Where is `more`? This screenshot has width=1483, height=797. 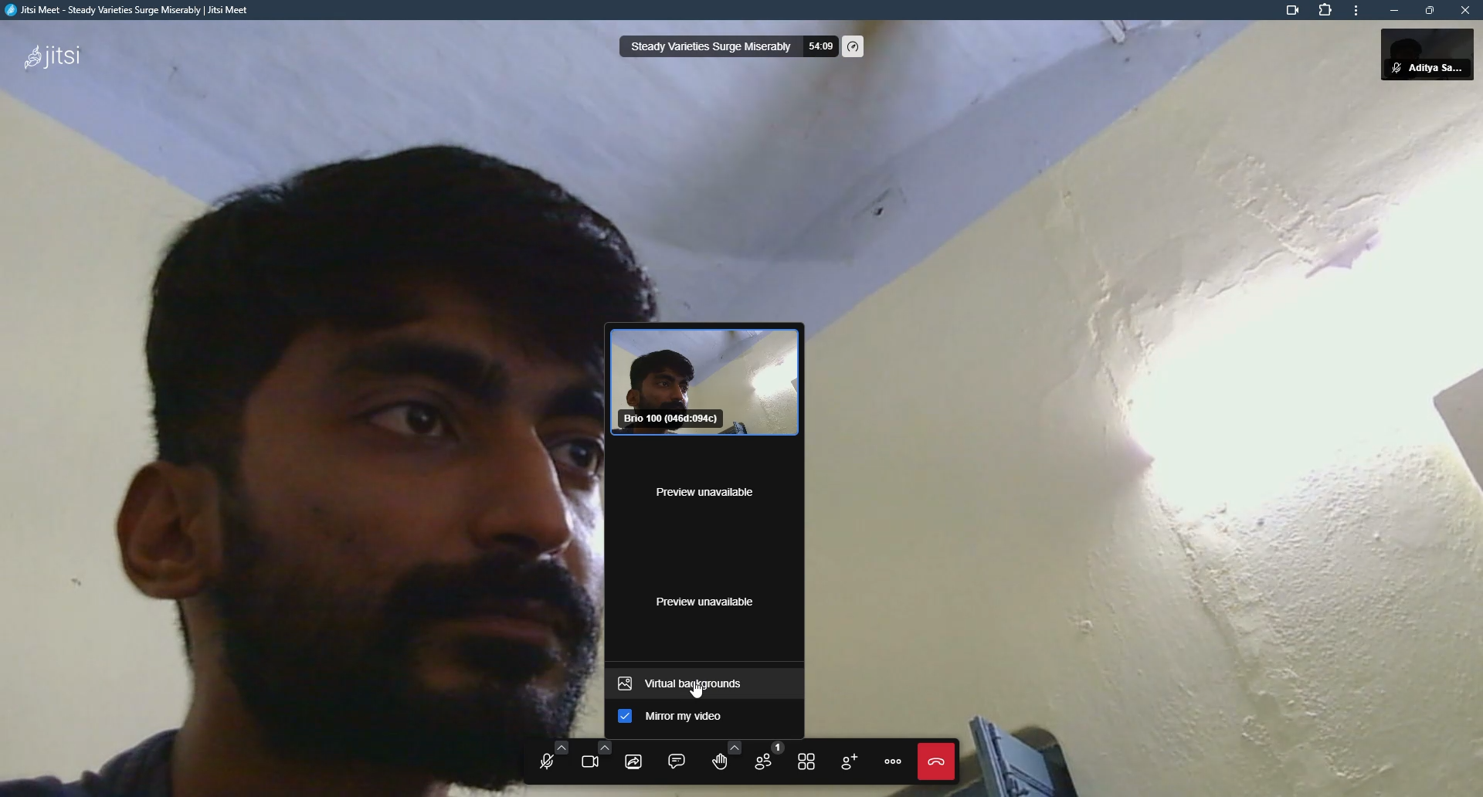
more is located at coordinates (1356, 13).